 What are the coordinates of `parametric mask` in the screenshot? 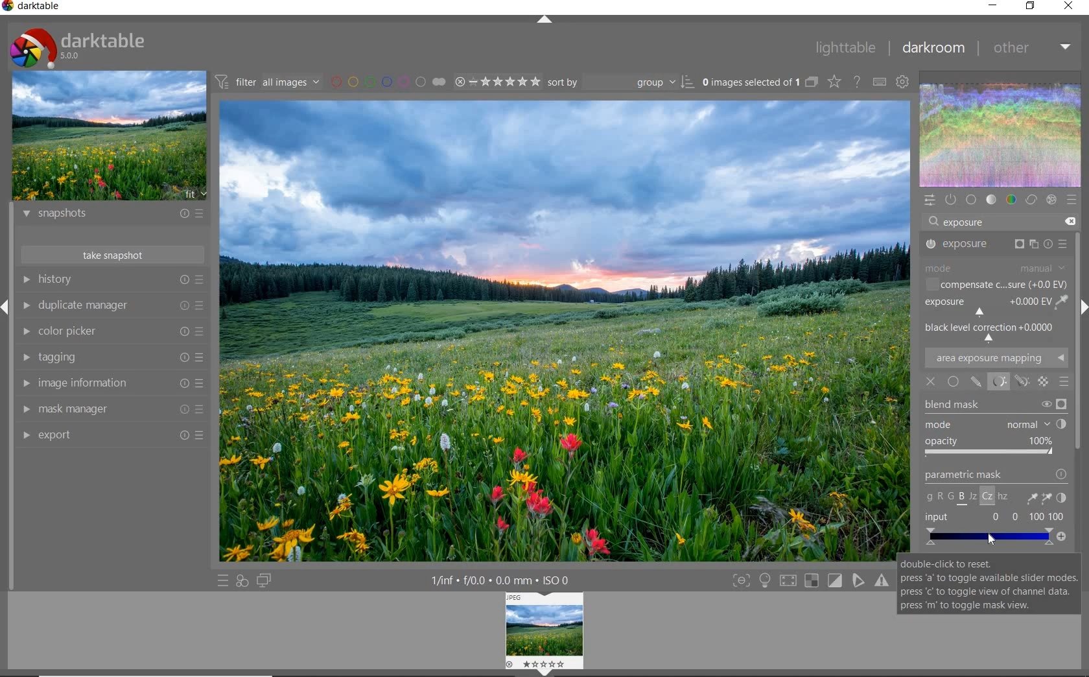 It's located at (996, 488).